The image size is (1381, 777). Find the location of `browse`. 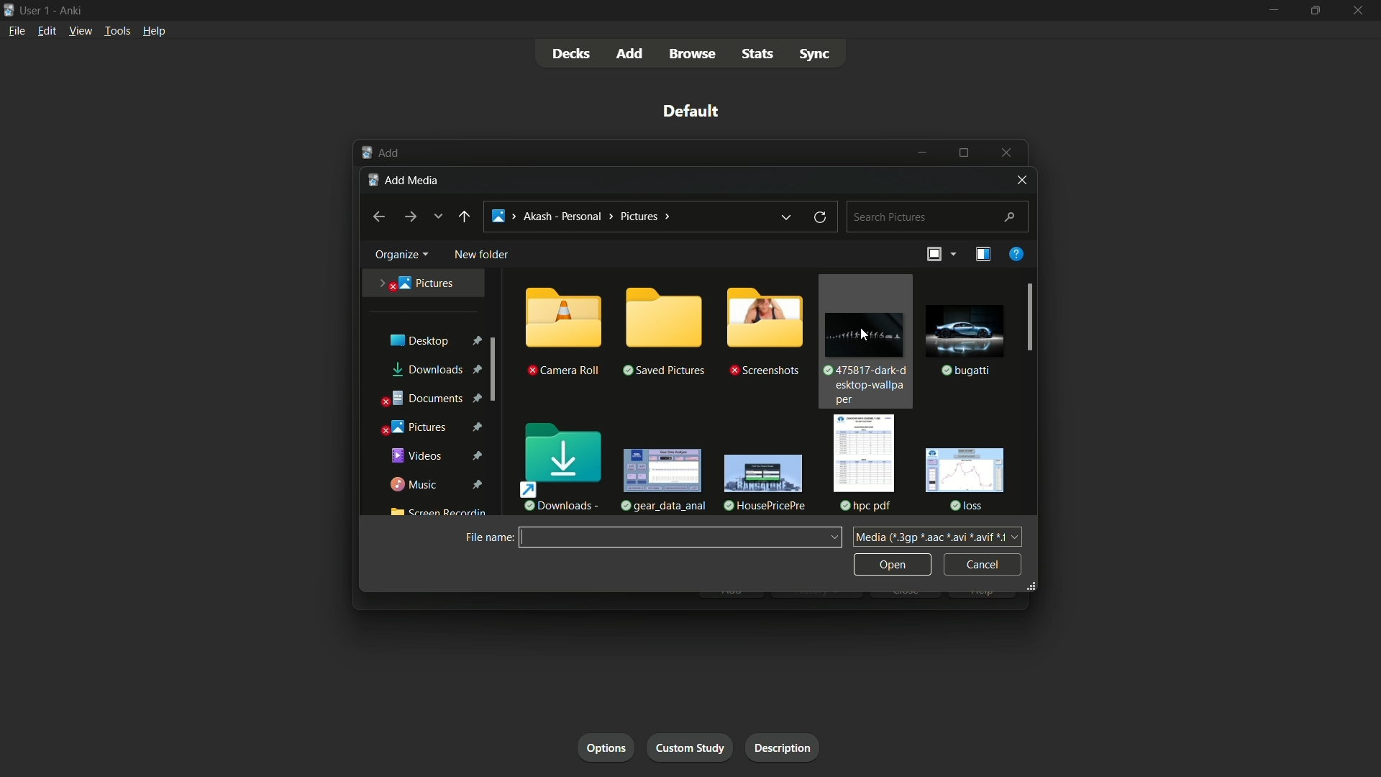

browse is located at coordinates (691, 55).